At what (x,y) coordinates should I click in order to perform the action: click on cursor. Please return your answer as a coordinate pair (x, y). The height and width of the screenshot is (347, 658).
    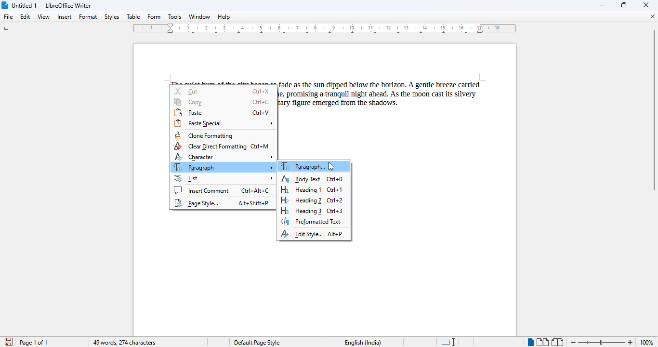
    Looking at the image, I should click on (331, 167).